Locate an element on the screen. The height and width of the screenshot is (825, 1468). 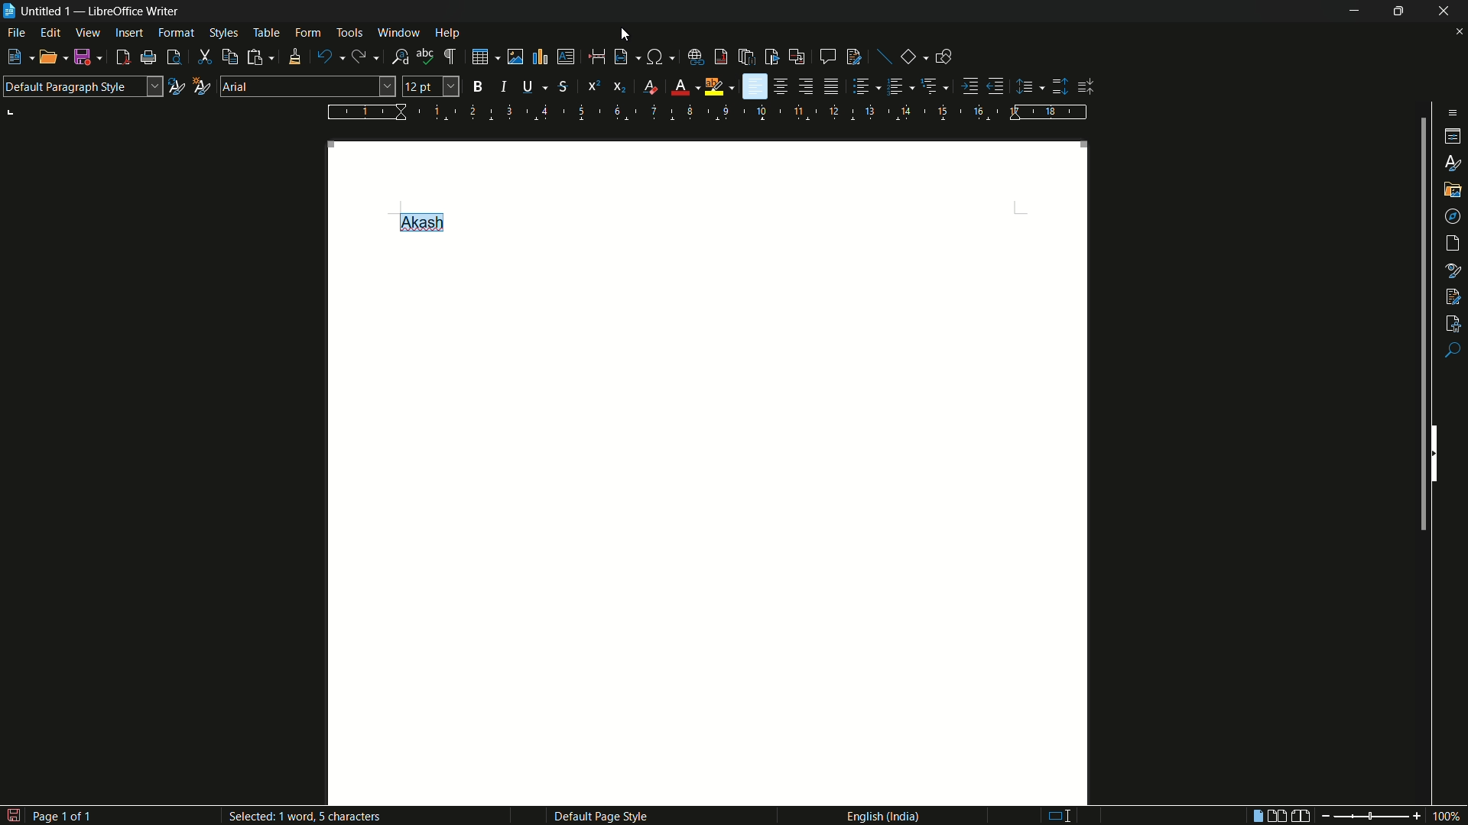
subscript is located at coordinates (621, 87).